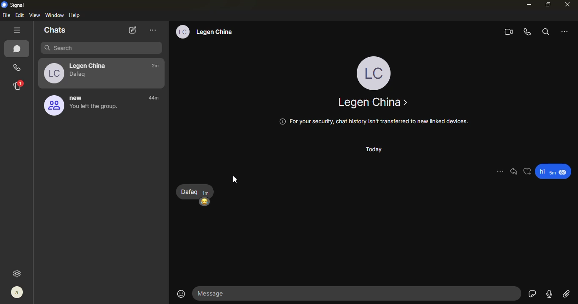 Image resolution: width=578 pixels, height=304 pixels. Describe the element at coordinates (499, 171) in the screenshot. I see `more` at that location.